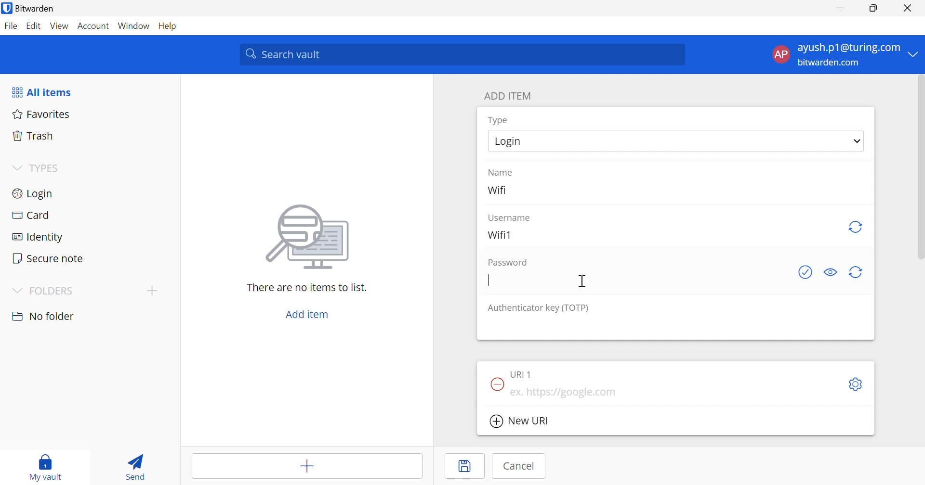  Describe the element at coordinates (874, 8) in the screenshot. I see `Restore Down` at that location.